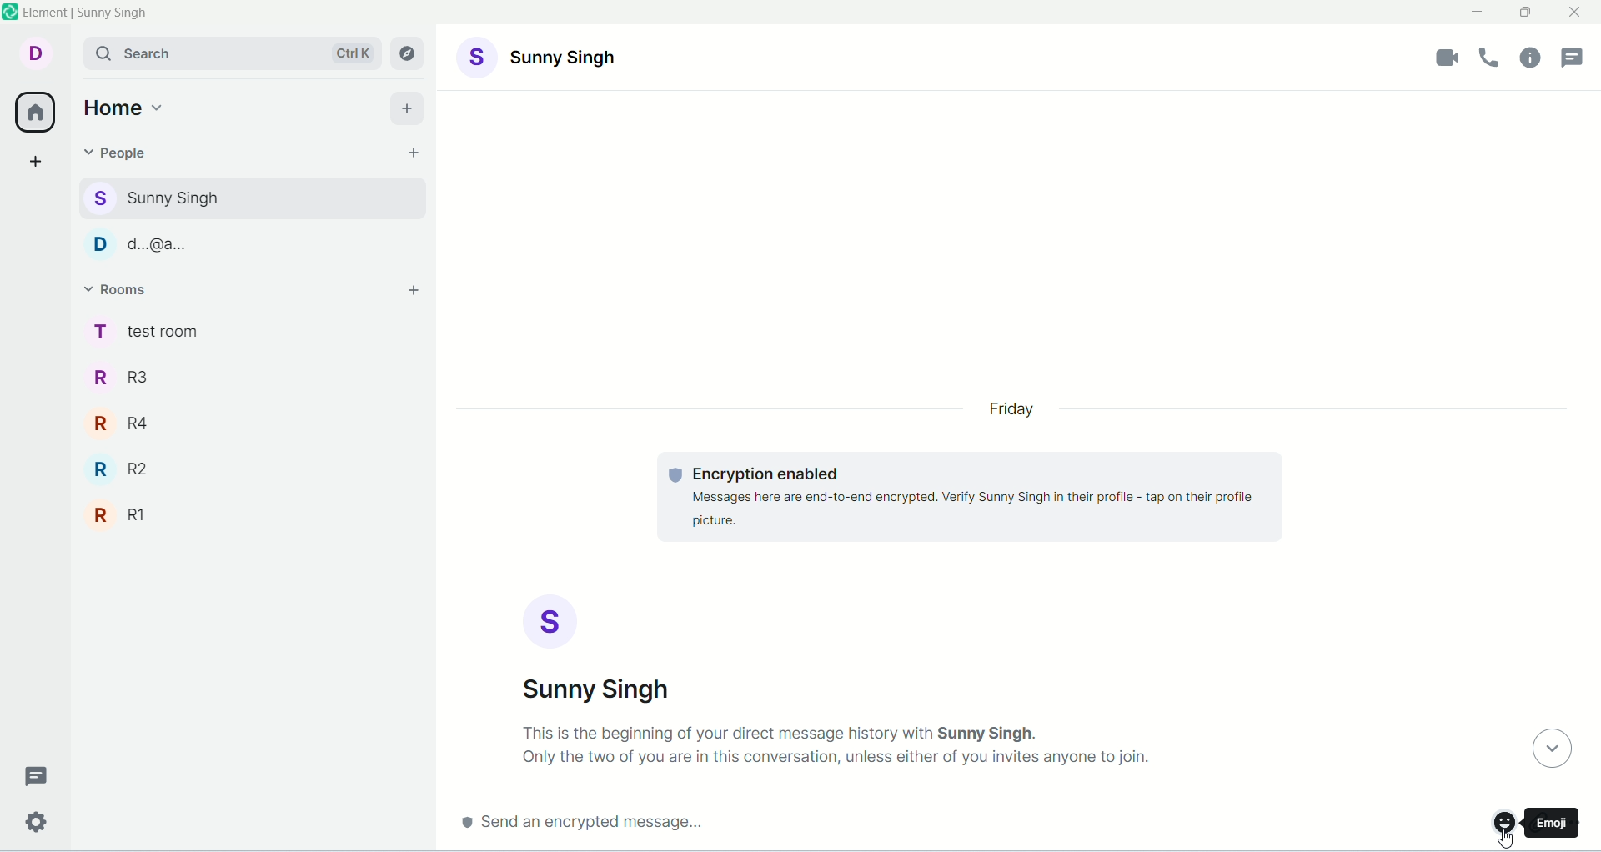 The image size is (1601, 852). What do you see at coordinates (409, 153) in the screenshot?
I see `start chat` at bounding box center [409, 153].